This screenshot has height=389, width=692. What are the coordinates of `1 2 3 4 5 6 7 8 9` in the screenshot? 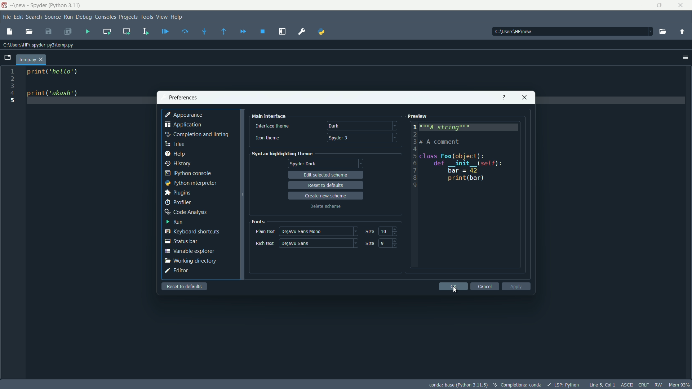 It's located at (414, 156).